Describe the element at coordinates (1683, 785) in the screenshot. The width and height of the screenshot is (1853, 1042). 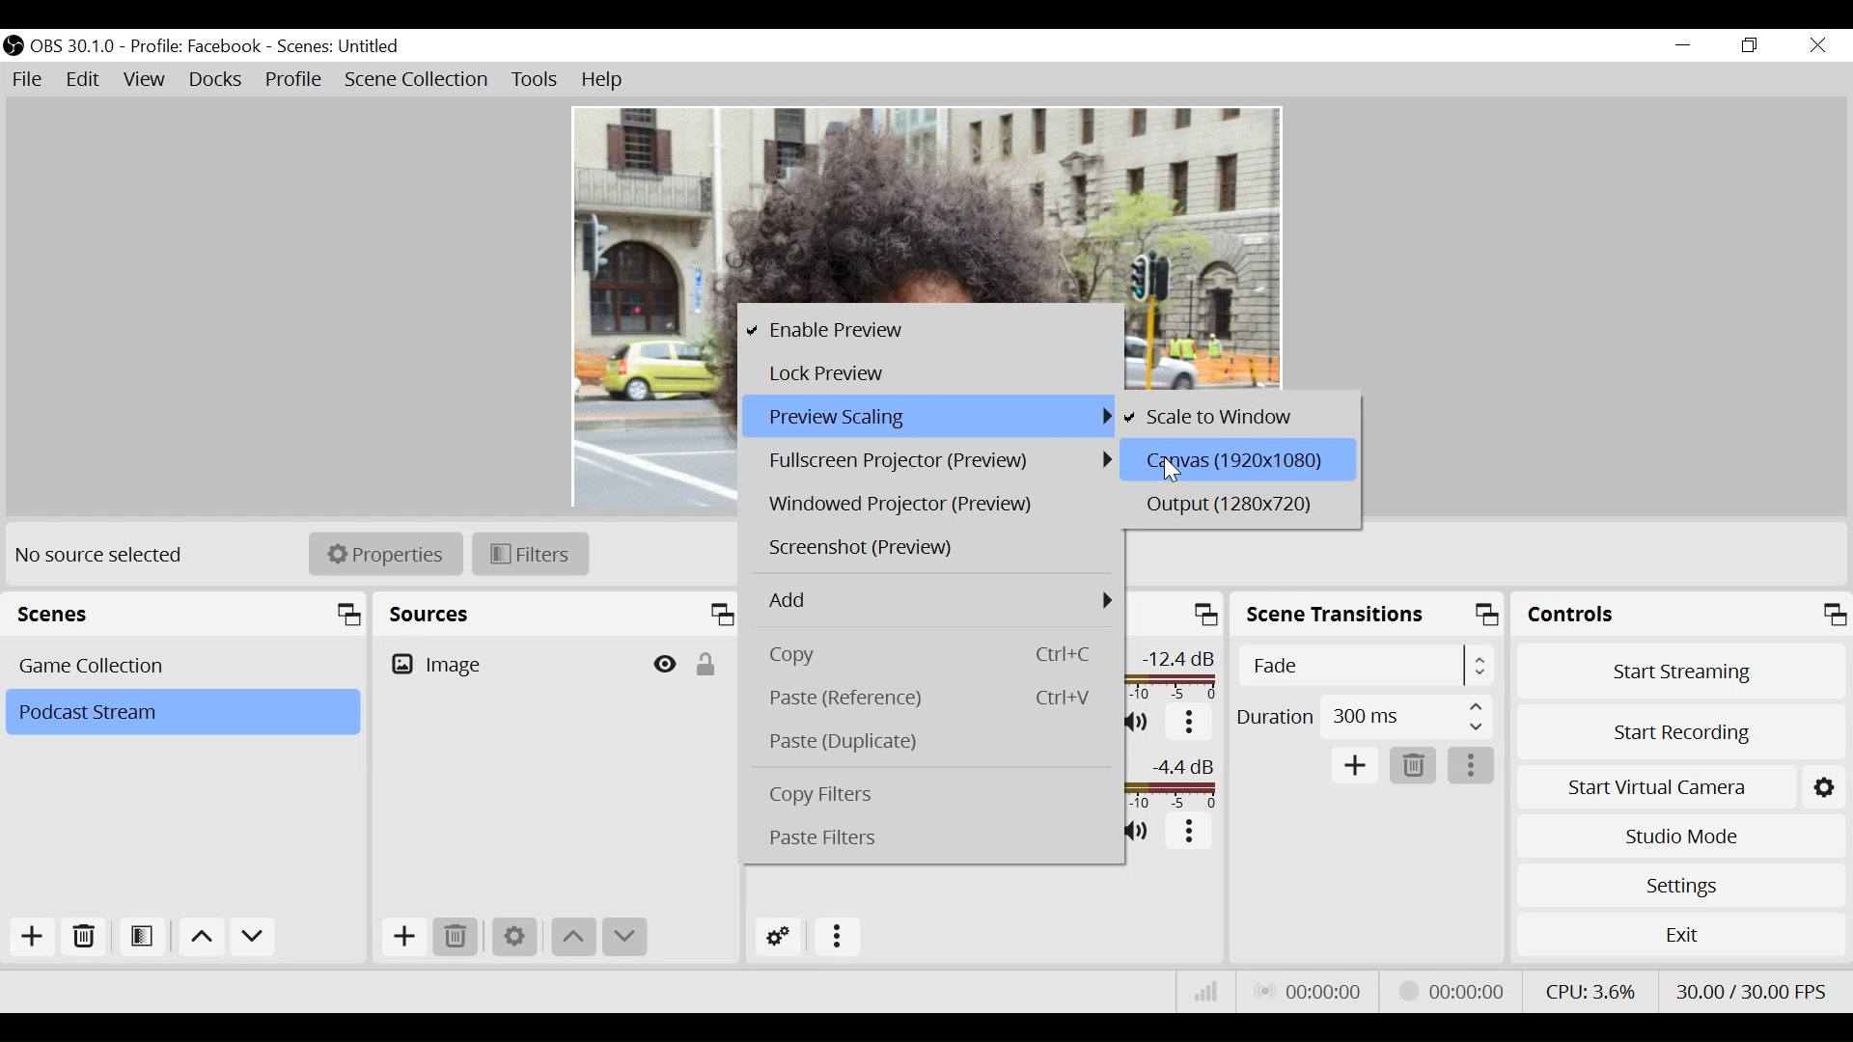
I see `Start Virtual Camera` at that location.